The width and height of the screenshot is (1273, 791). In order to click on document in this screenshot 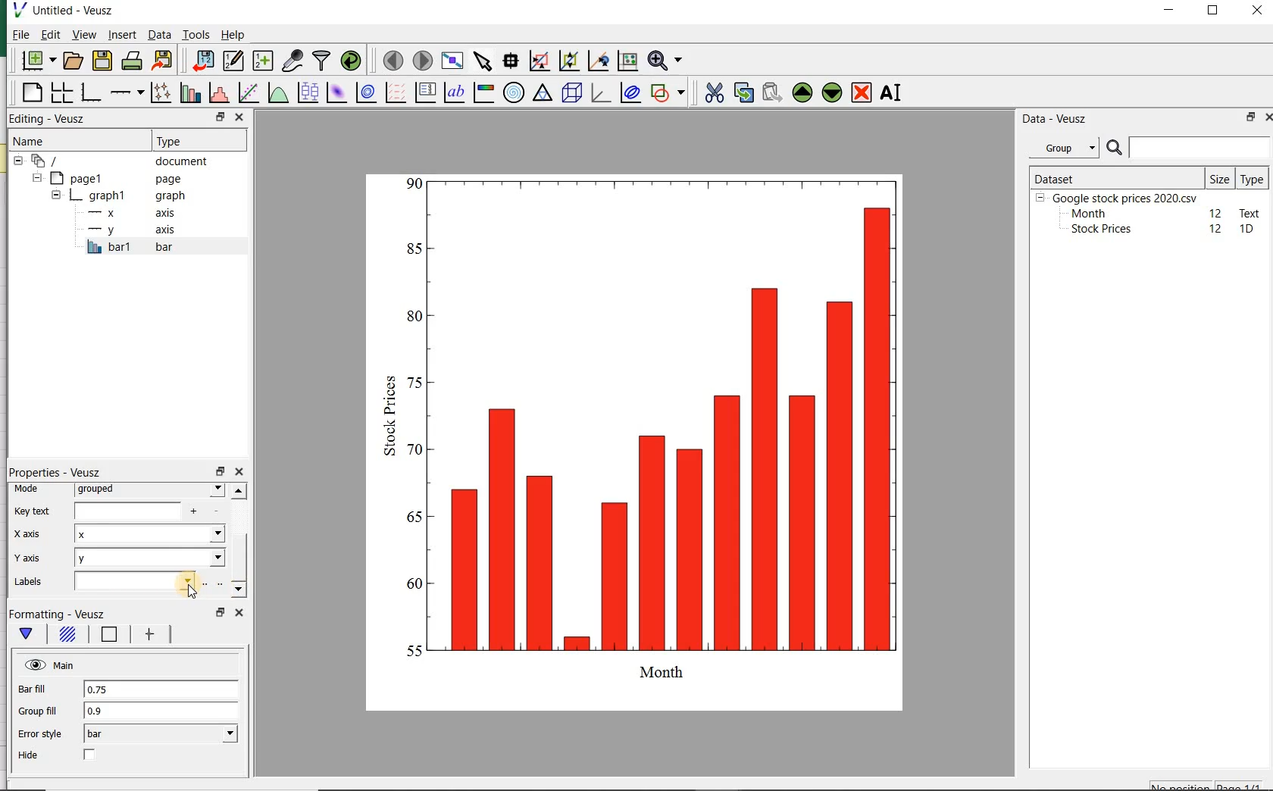, I will do `click(117, 161)`.